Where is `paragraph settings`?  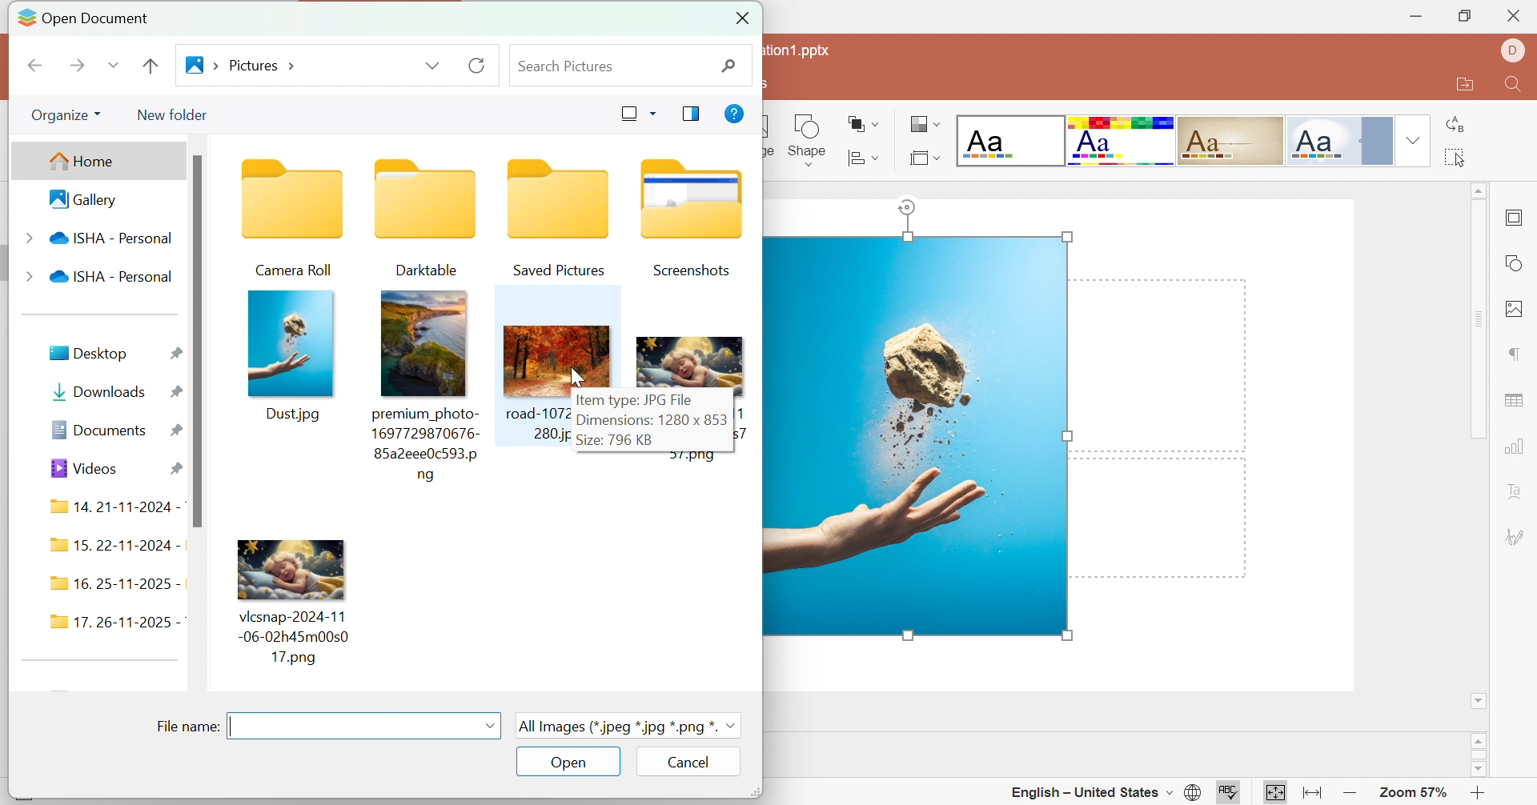
paragraph settings is located at coordinates (1515, 353).